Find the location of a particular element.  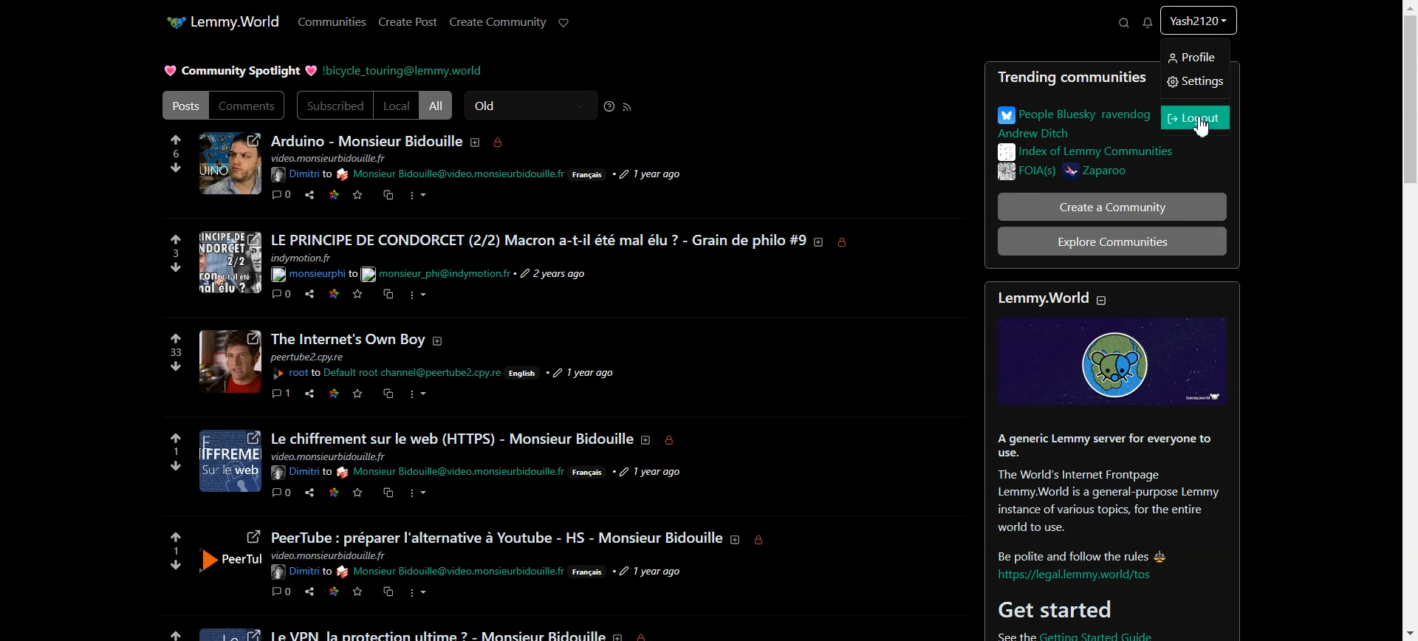

about is located at coordinates (735, 539).